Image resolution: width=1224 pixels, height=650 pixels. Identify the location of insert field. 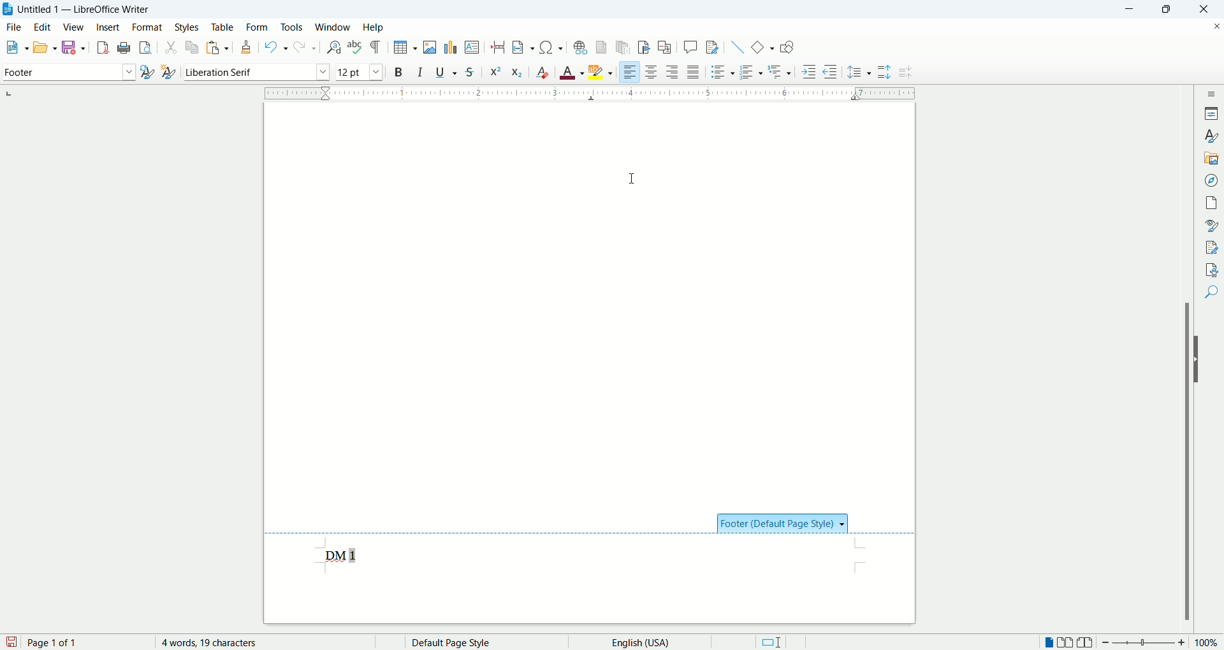
(523, 48).